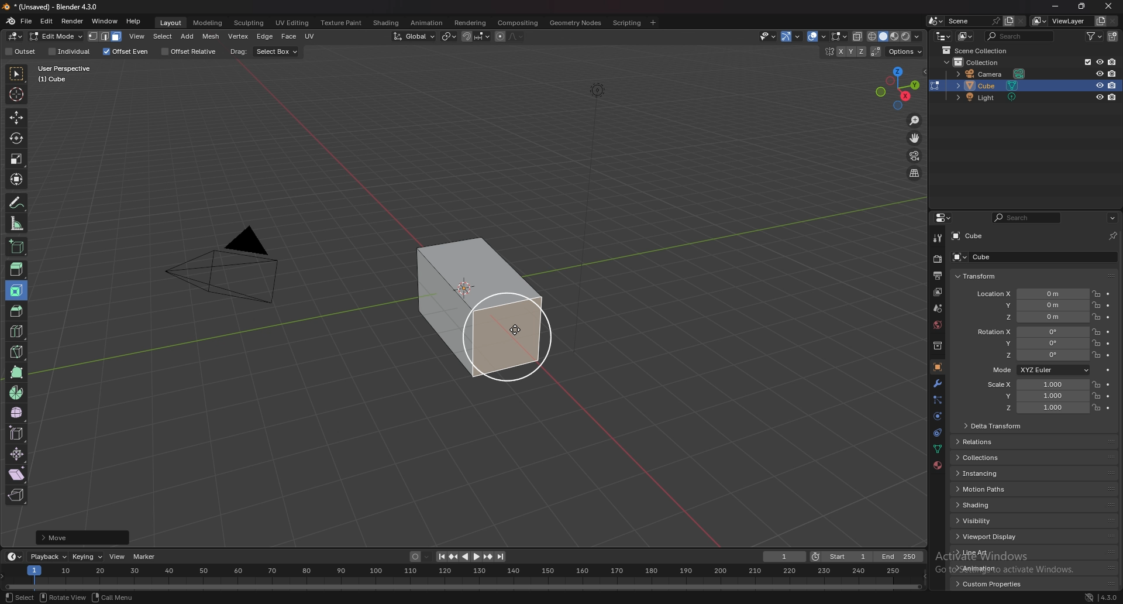  What do you see at coordinates (16, 93) in the screenshot?
I see `cursor` at bounding box center [16, 93].